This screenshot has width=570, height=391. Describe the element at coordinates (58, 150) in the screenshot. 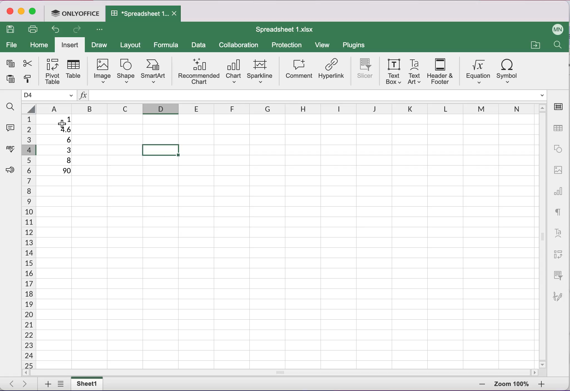

I see `3` at that location.